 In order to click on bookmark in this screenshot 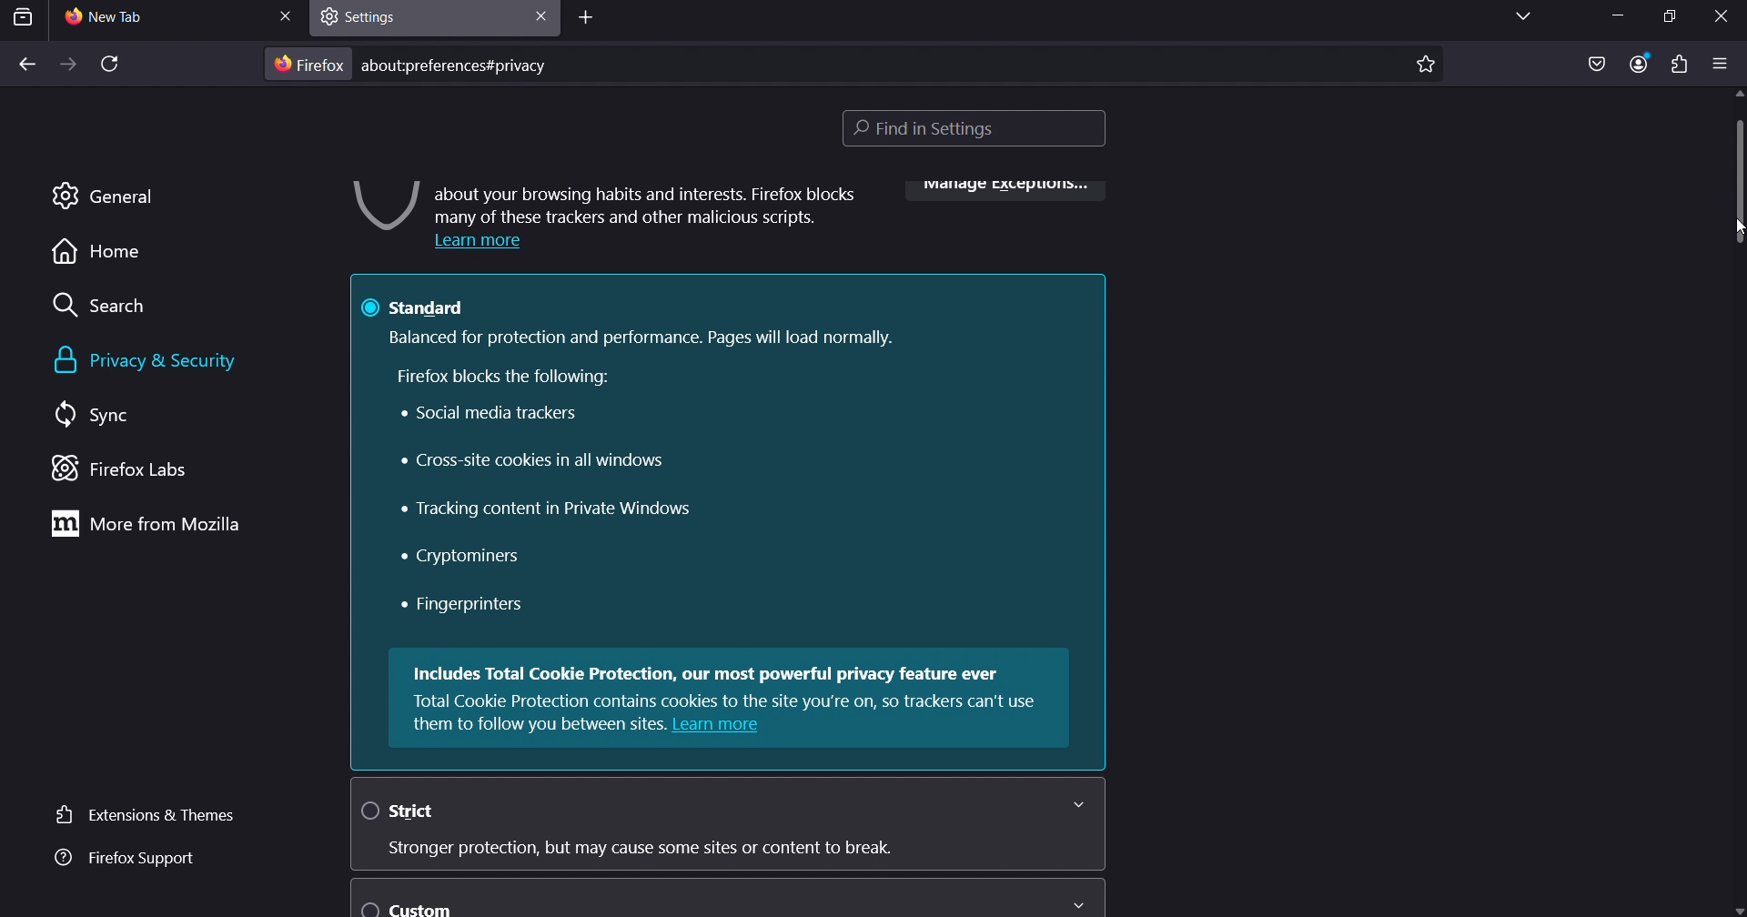, I will do `click(1426, 62)`.